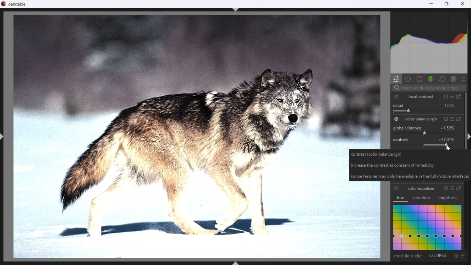  I want to click on shift+ctrl+l, so click(4, 135).